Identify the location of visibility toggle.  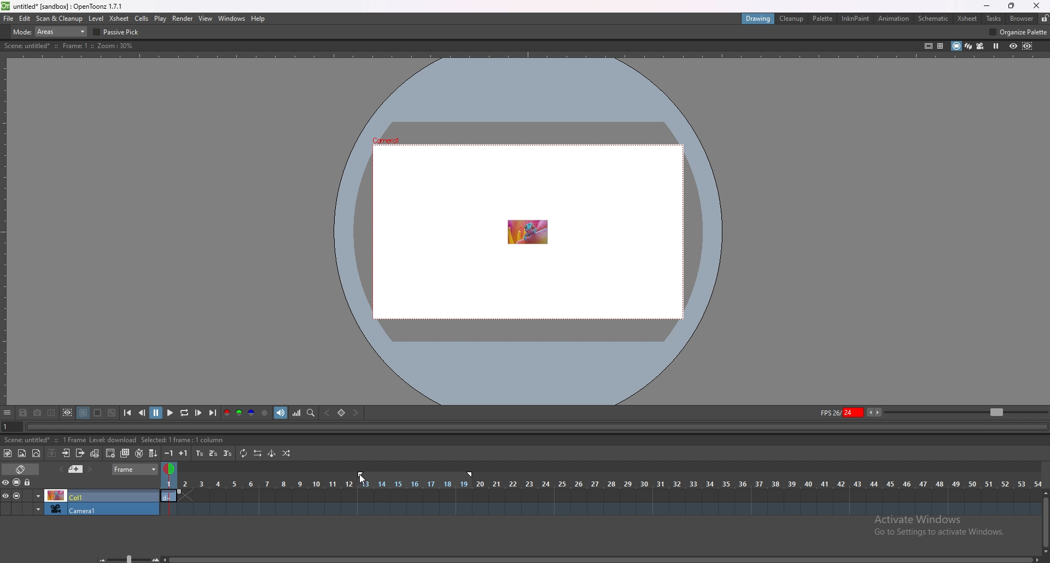
(8, 483).